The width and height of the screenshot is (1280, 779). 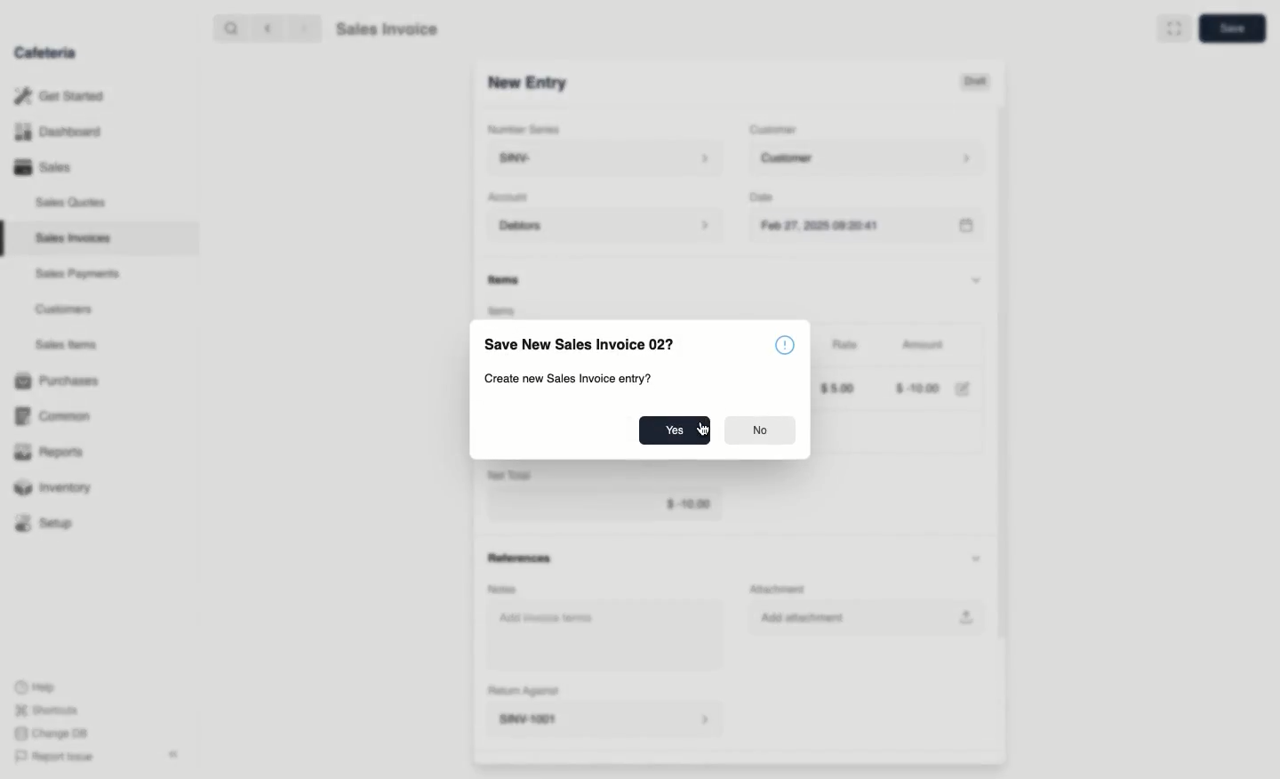 I want to click on No, so click(x=763, y=430).